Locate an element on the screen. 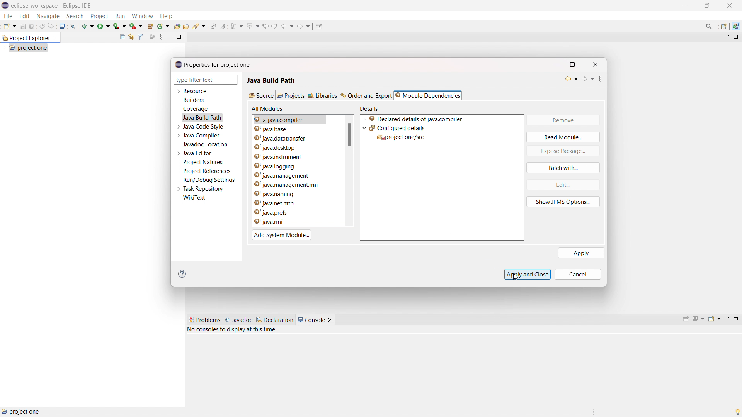 The width and height of the screenshot is (742, 417). back is located at coordinates (287, 25).